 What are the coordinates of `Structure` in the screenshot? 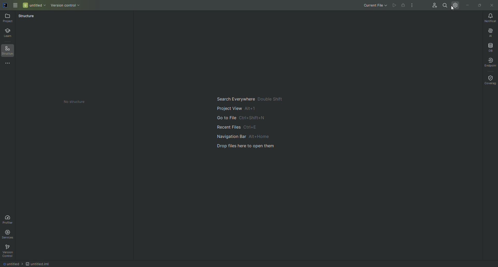 It's located at (26, 17).